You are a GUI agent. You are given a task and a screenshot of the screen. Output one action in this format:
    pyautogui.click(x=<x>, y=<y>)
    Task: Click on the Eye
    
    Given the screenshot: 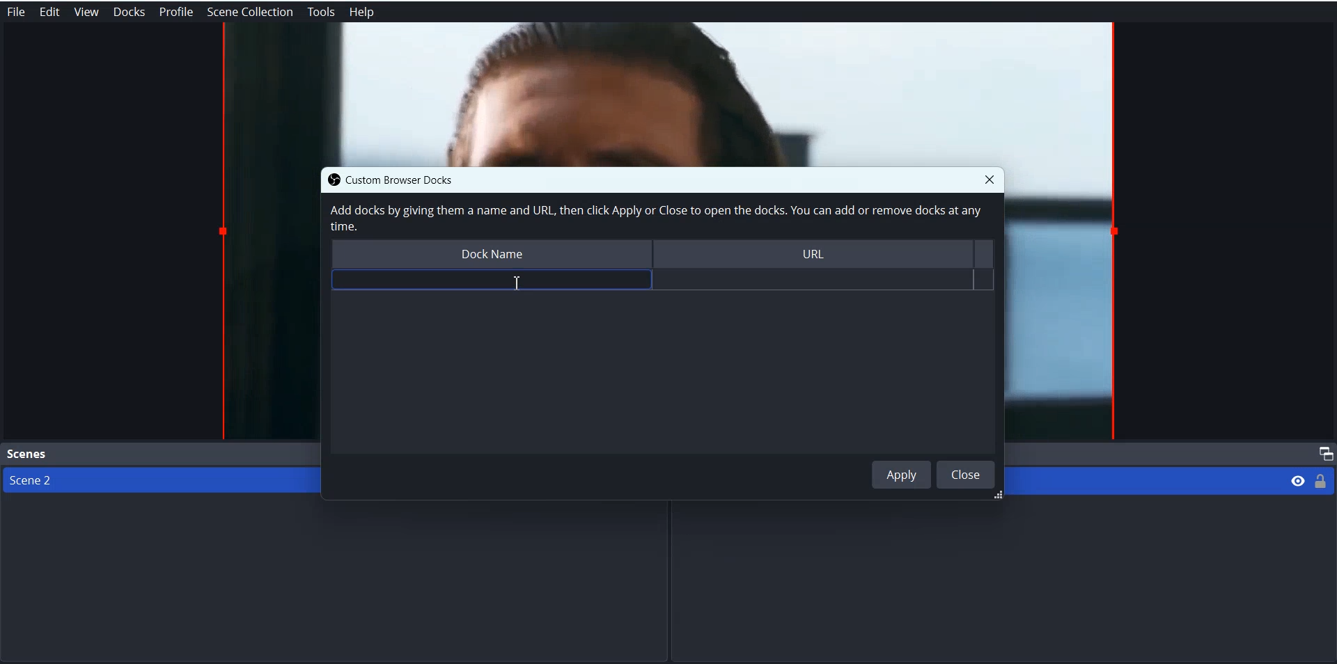 What is the action you would take?
    pyautogui.click(x=1298, y=480)
    